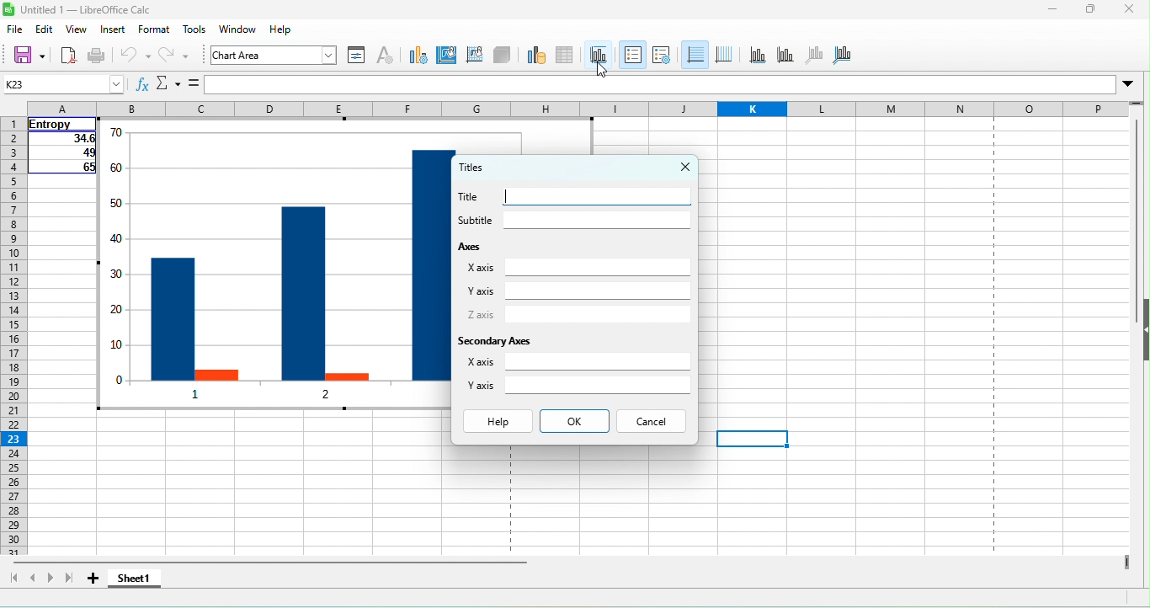  Describe the element at coordinates (182, 57) in the screenshot. I see `redo` at that location.